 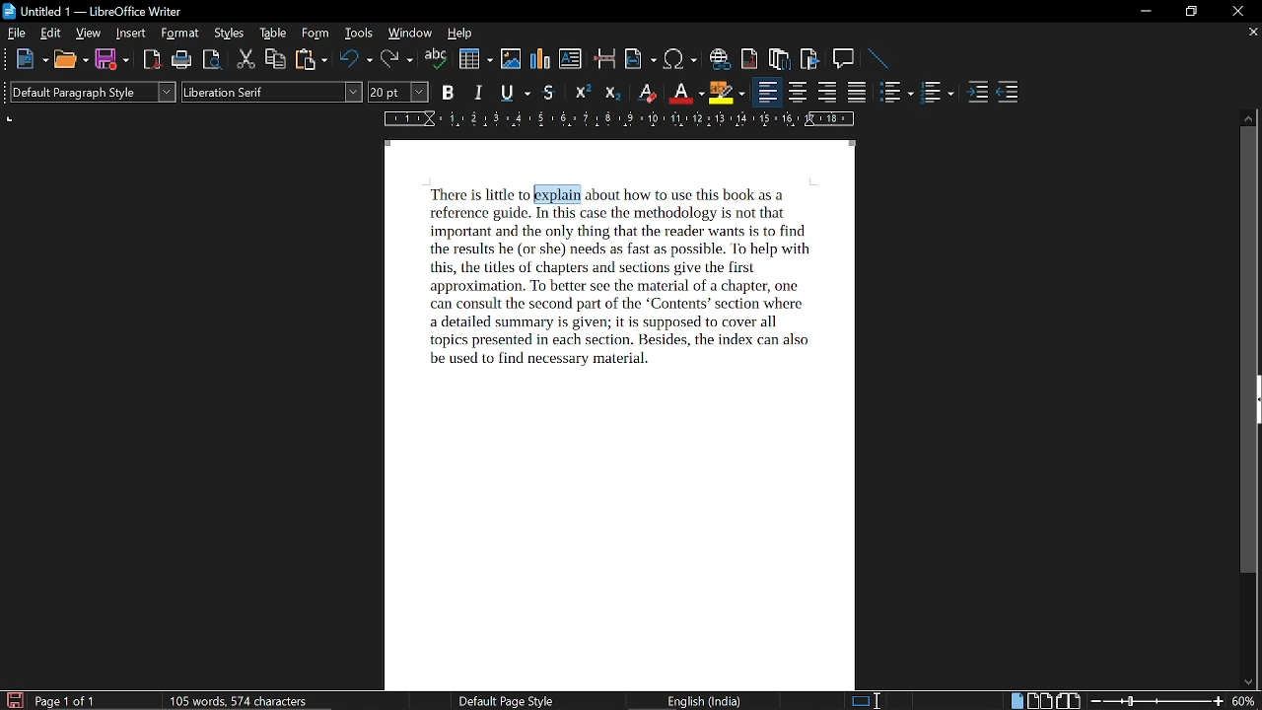 I want to click on table, so click(x=272, y=34).